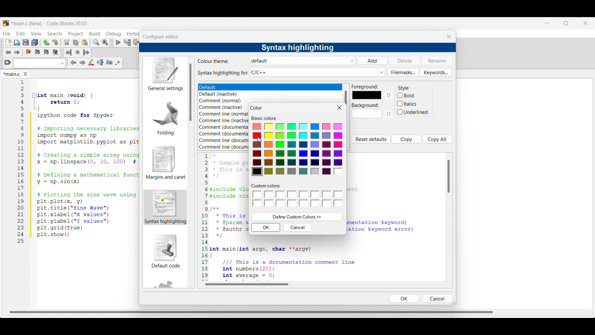  What do you see at coordinates (390, 95) in the screenshot?
I see `D` at bounding box center [390, 95].